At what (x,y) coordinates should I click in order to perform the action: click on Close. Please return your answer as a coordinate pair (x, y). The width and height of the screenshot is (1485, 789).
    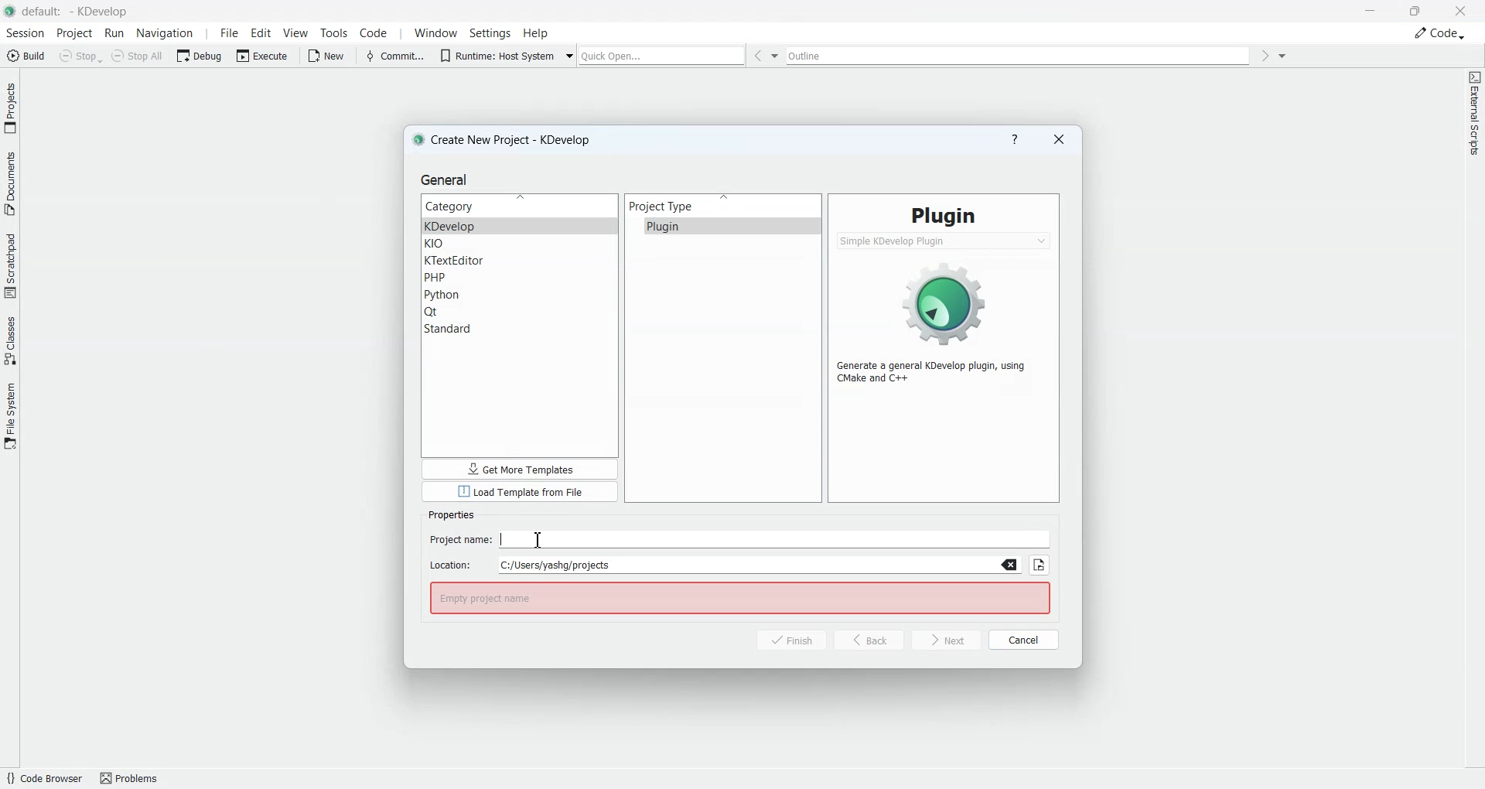
    Looking at the image, I should click on (1460, 10).